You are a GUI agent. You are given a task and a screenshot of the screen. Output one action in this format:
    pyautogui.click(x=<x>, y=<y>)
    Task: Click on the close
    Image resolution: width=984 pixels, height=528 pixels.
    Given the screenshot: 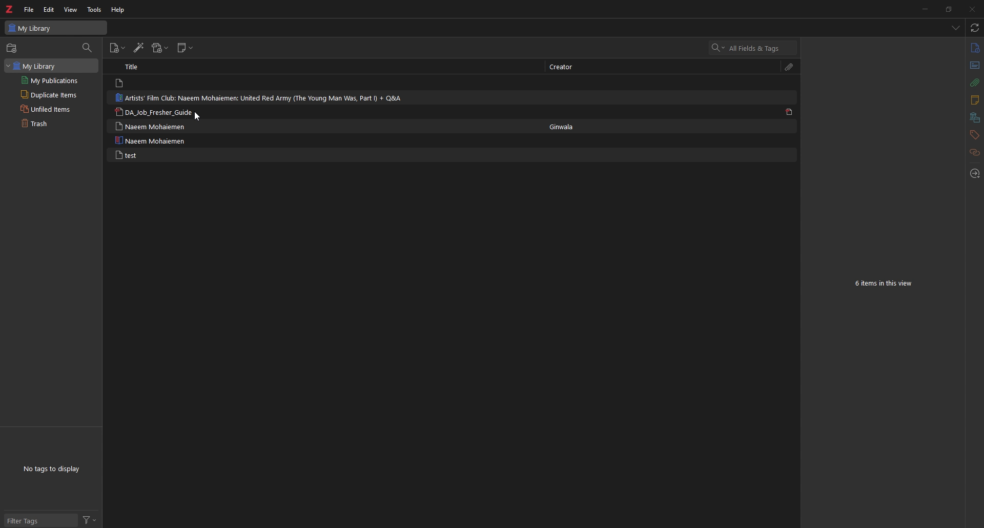 What is the action you would take?
    pyautogui.click(x=972, y=9)
    